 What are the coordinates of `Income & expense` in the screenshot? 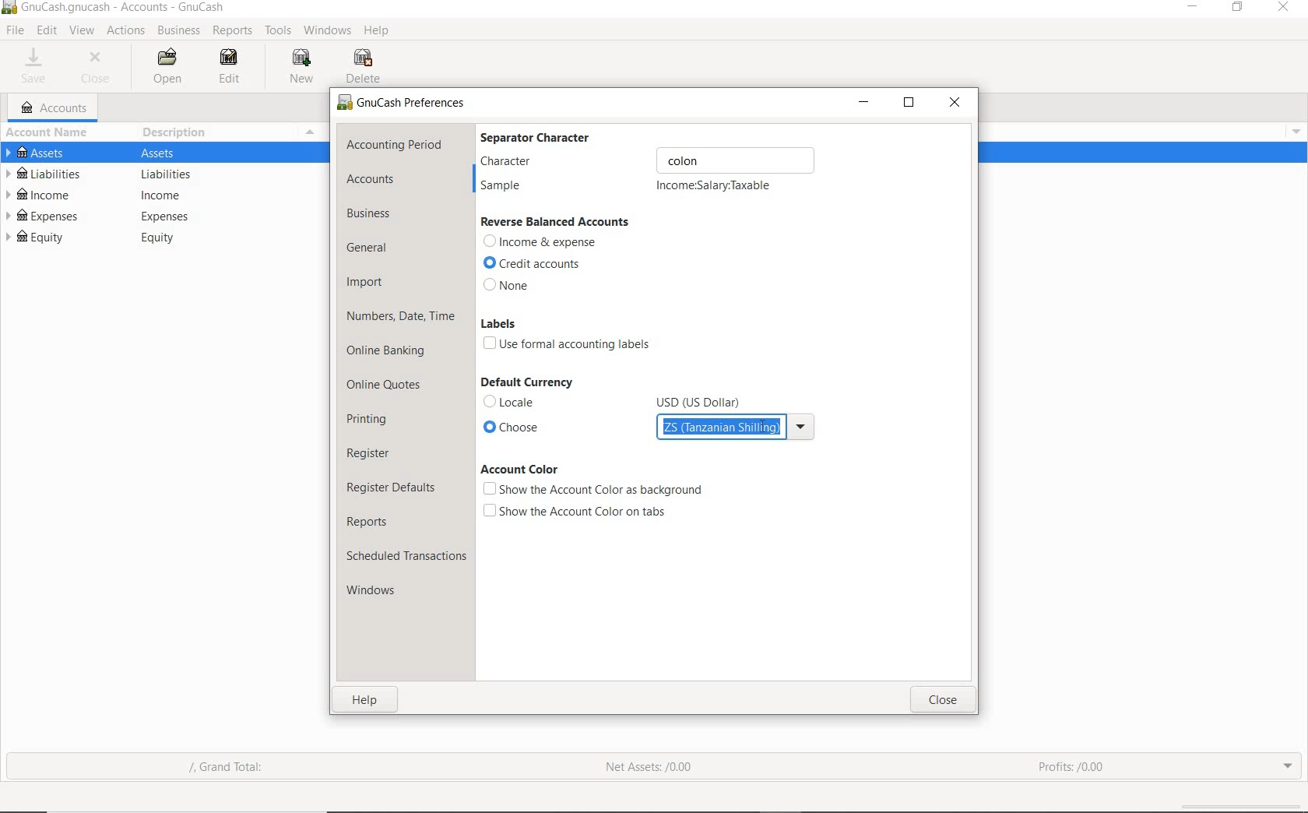 It's located at (541, 243).